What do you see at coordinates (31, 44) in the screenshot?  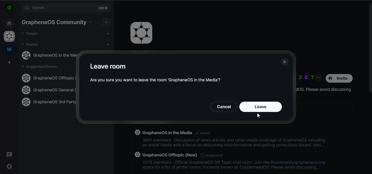 I see `rooms` at bounding box center [31, 44].